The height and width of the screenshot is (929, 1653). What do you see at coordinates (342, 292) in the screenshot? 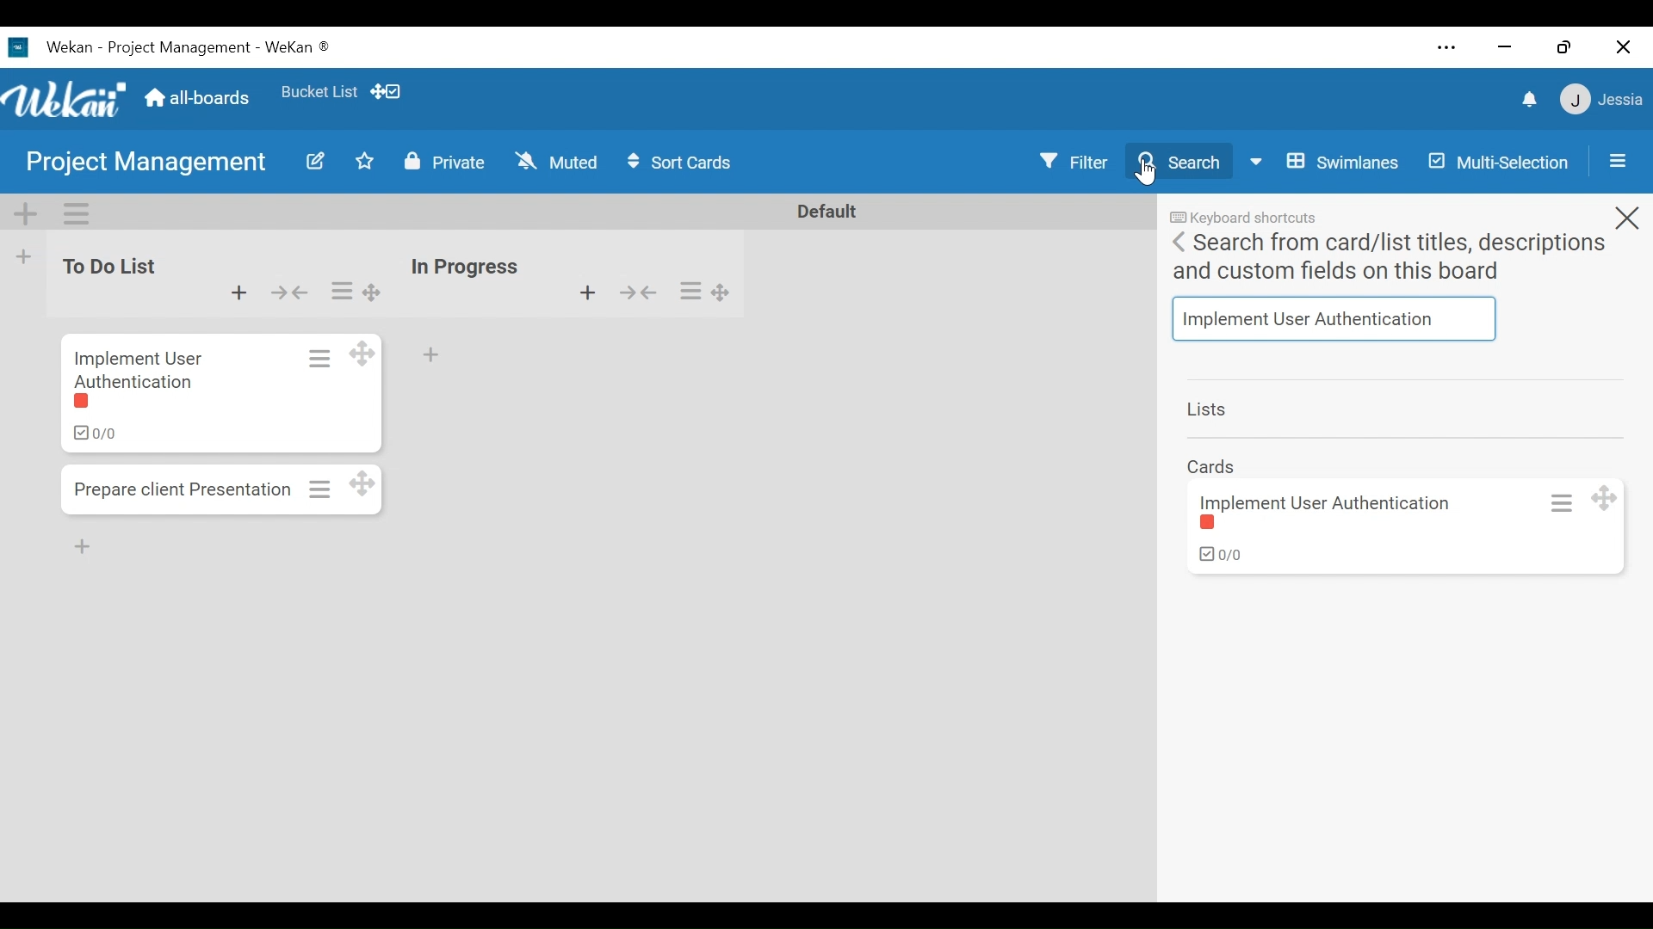
I see `list actions` at bounding box center [342, 292].